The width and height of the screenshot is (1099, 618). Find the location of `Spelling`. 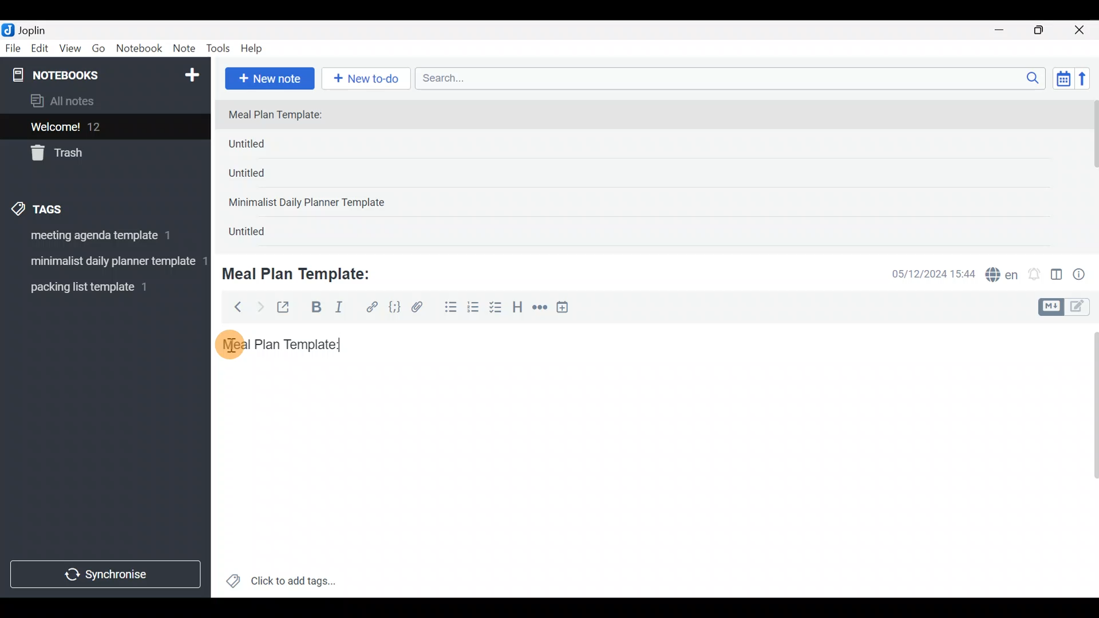

Spelling is located at coordinates (1002, 276).